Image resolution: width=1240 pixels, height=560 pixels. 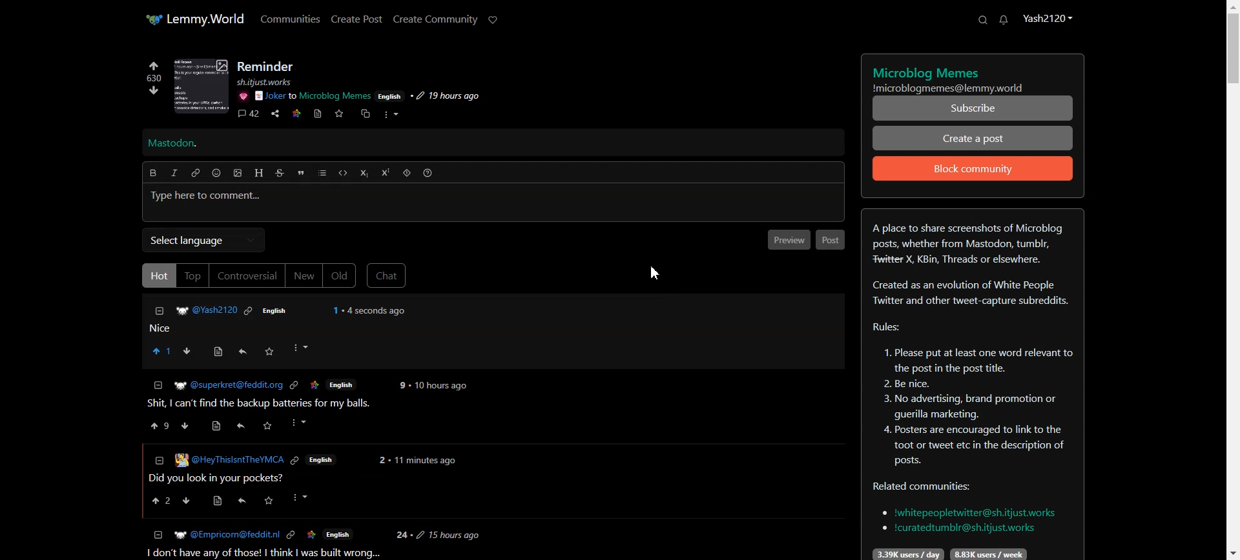 I want to click on Subscript, so click(x=364, y=174).